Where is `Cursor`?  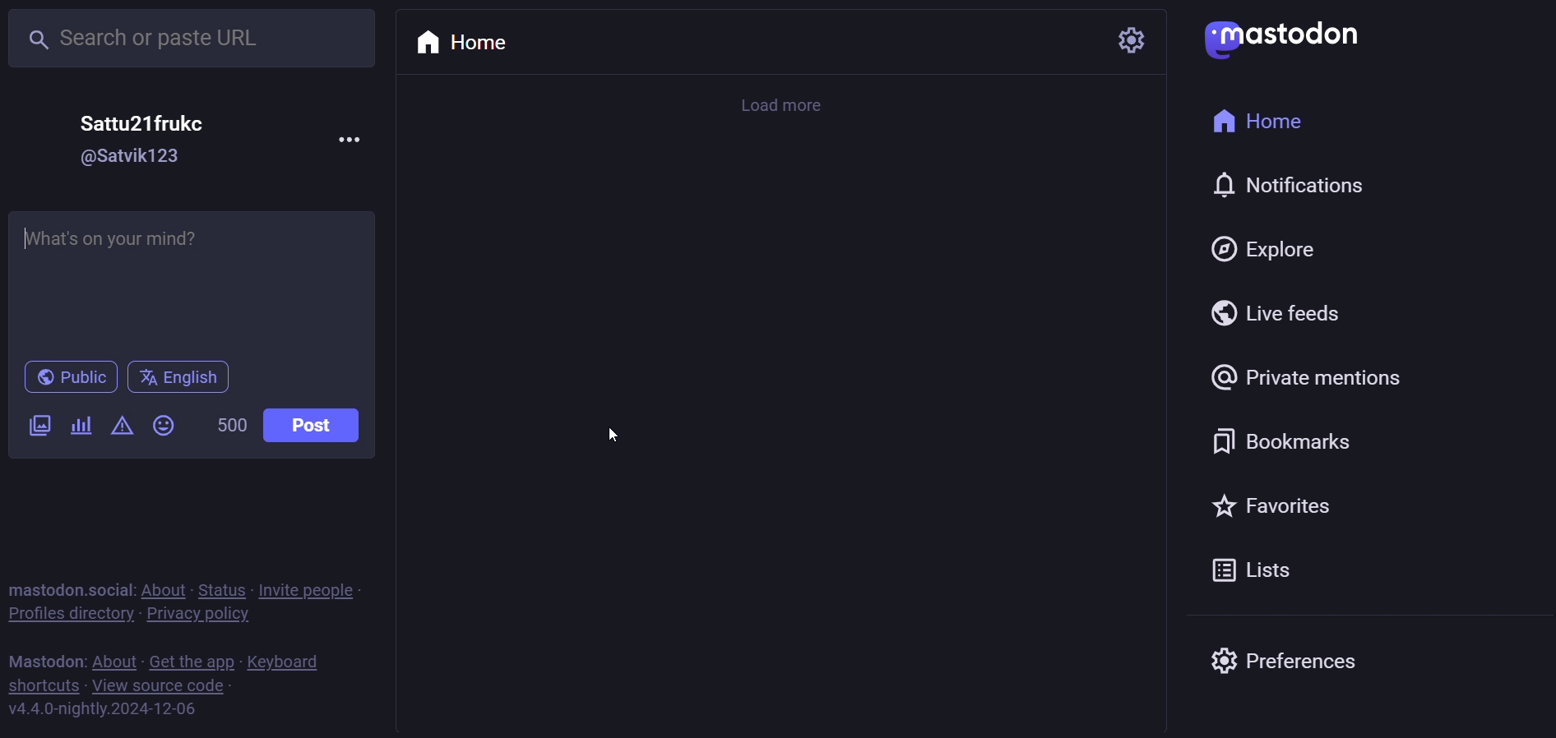 Cursor is located at coordinates (615, 436).